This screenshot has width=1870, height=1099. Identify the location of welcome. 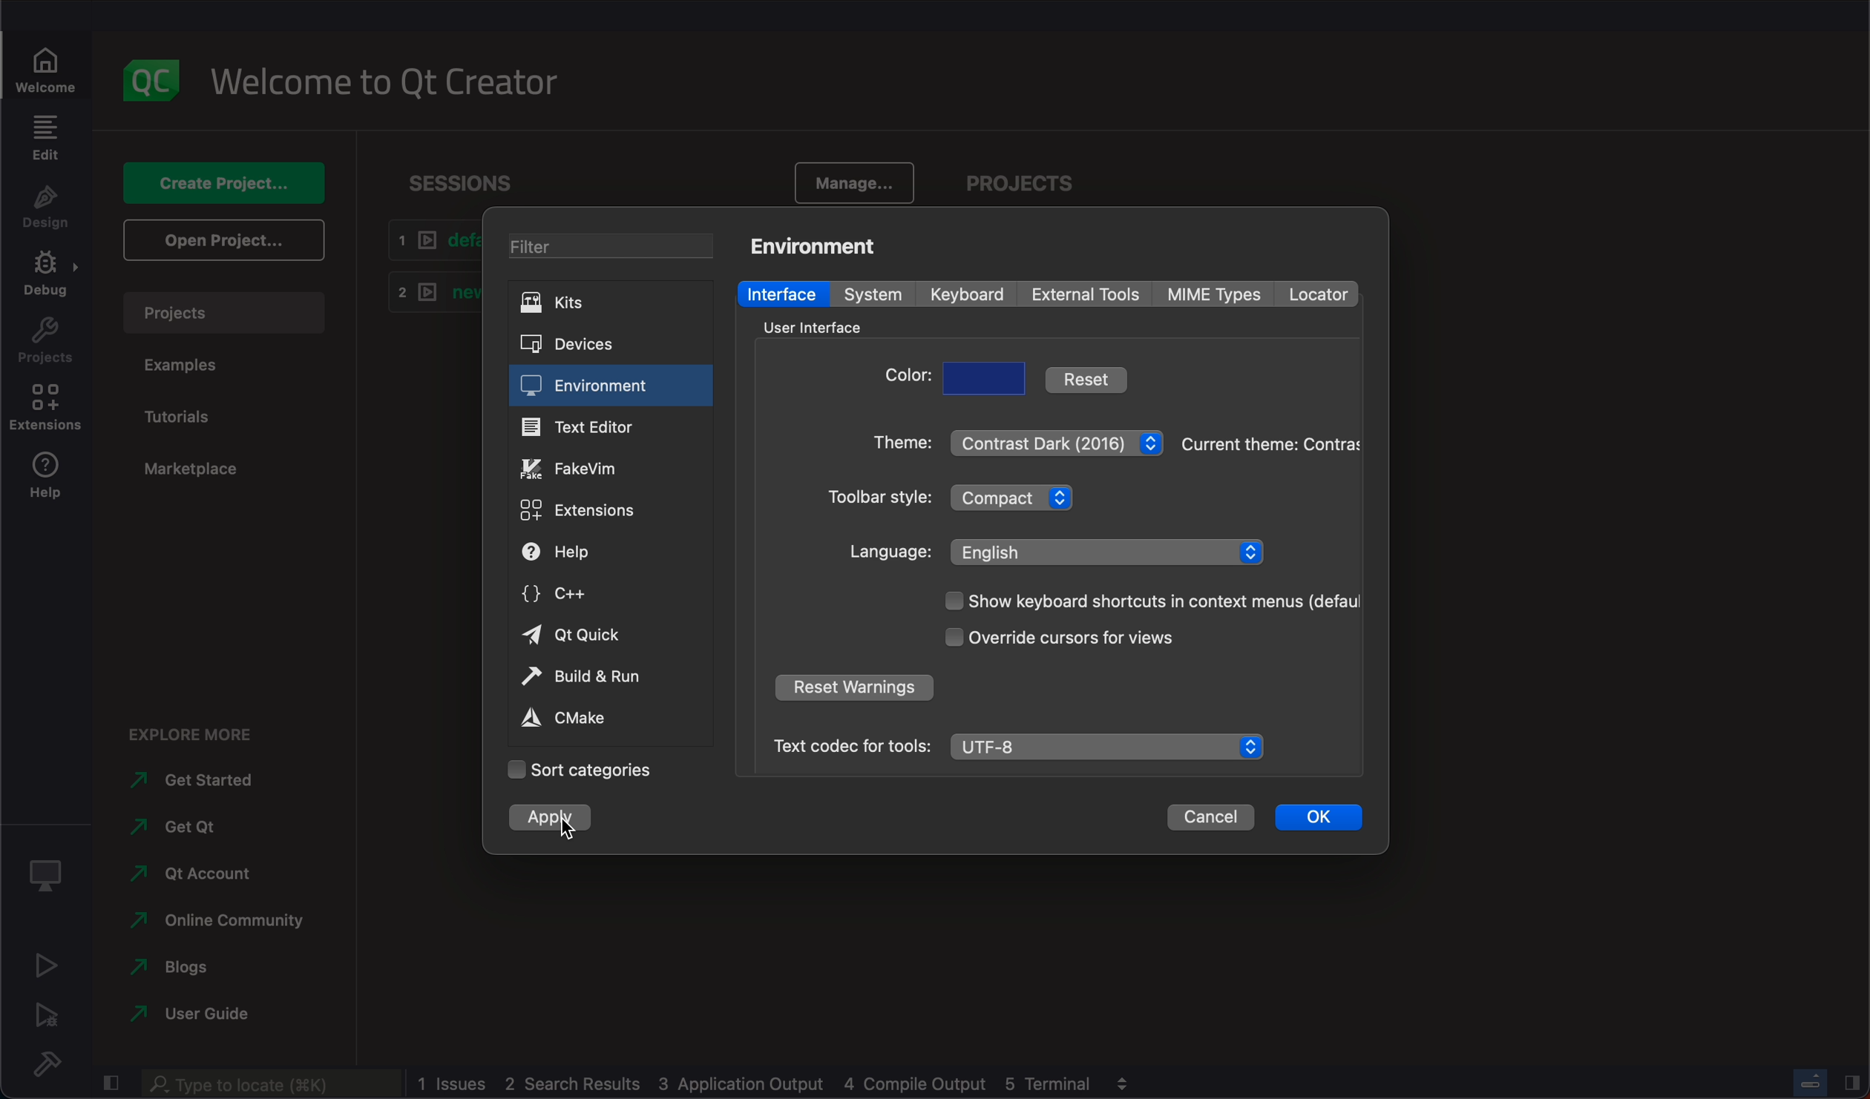
(47, 68).